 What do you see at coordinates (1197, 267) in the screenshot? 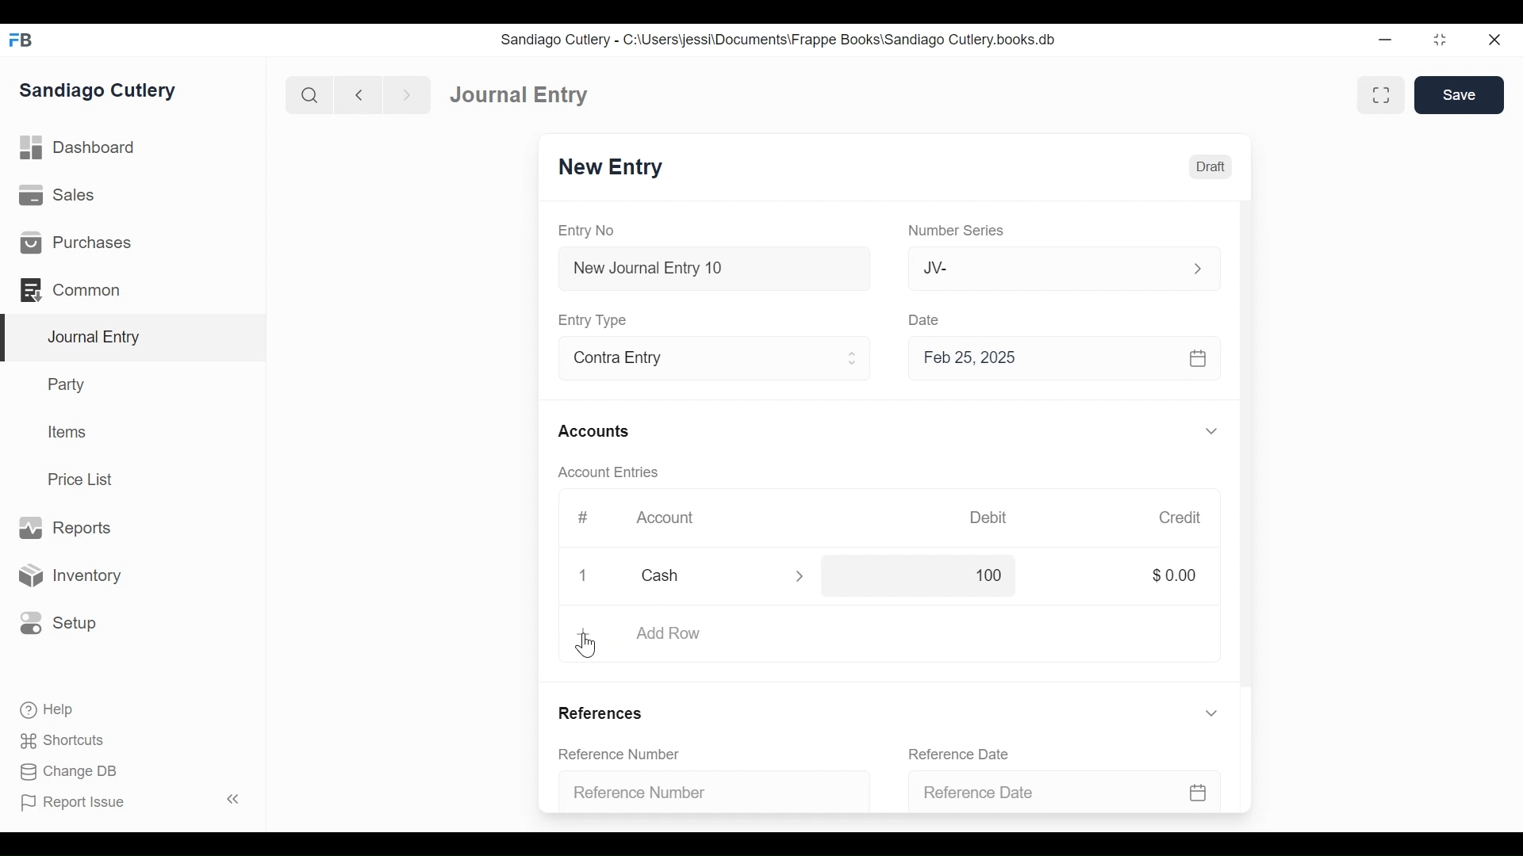
I see `Expand` at bounding box center [1197, 267].